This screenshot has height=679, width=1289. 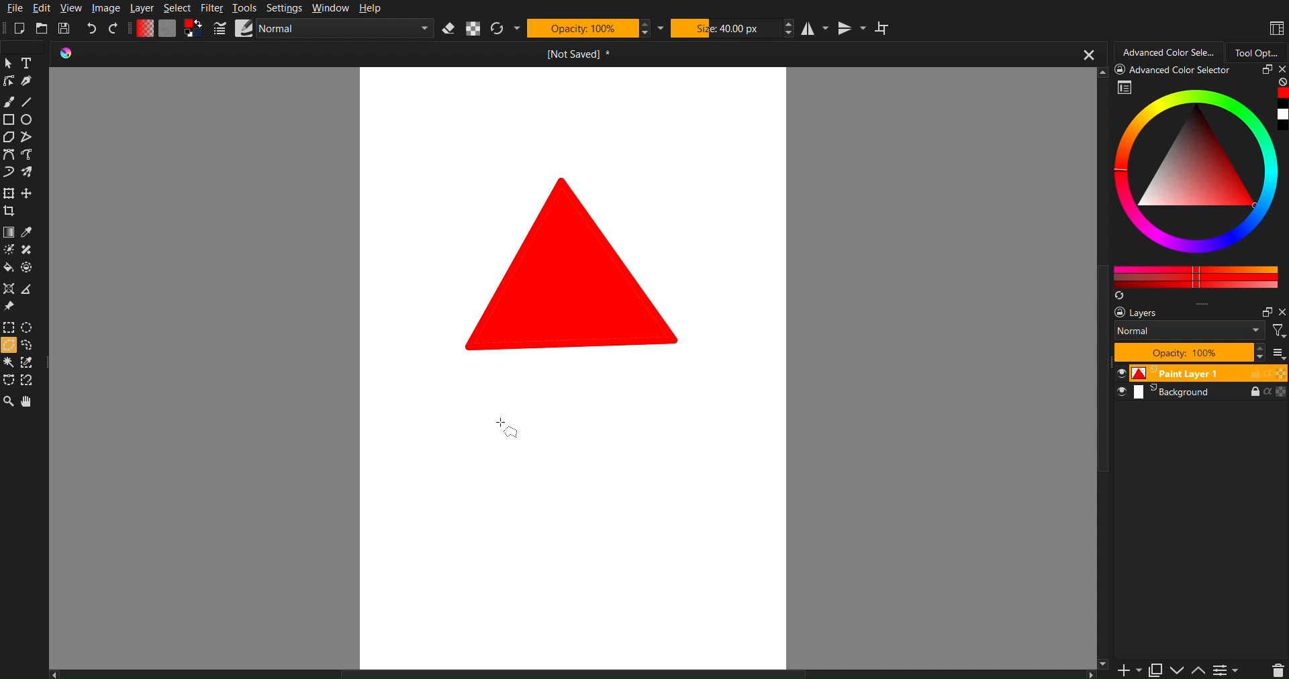 I want to click on Vertical Scrollbar, so click(x=1104, y=536).